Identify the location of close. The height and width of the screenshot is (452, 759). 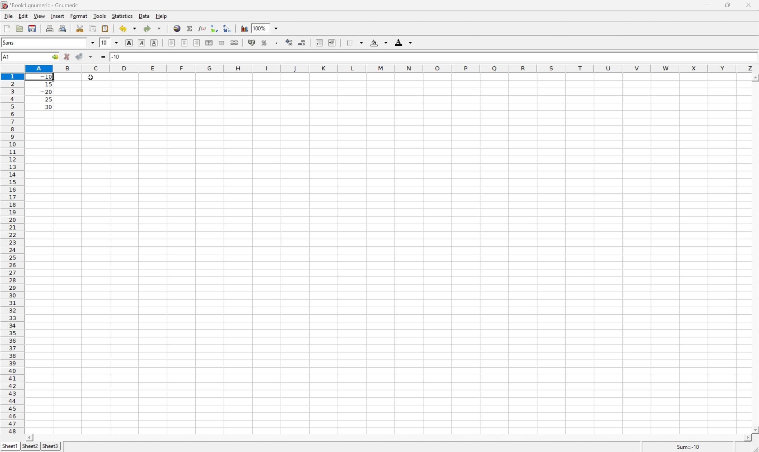
(748, 6).